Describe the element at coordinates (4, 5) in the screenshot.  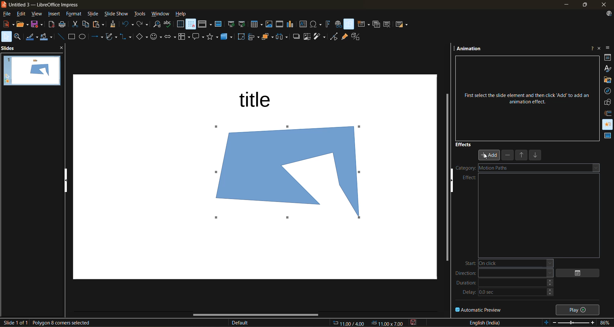
I see `logo` at that location.